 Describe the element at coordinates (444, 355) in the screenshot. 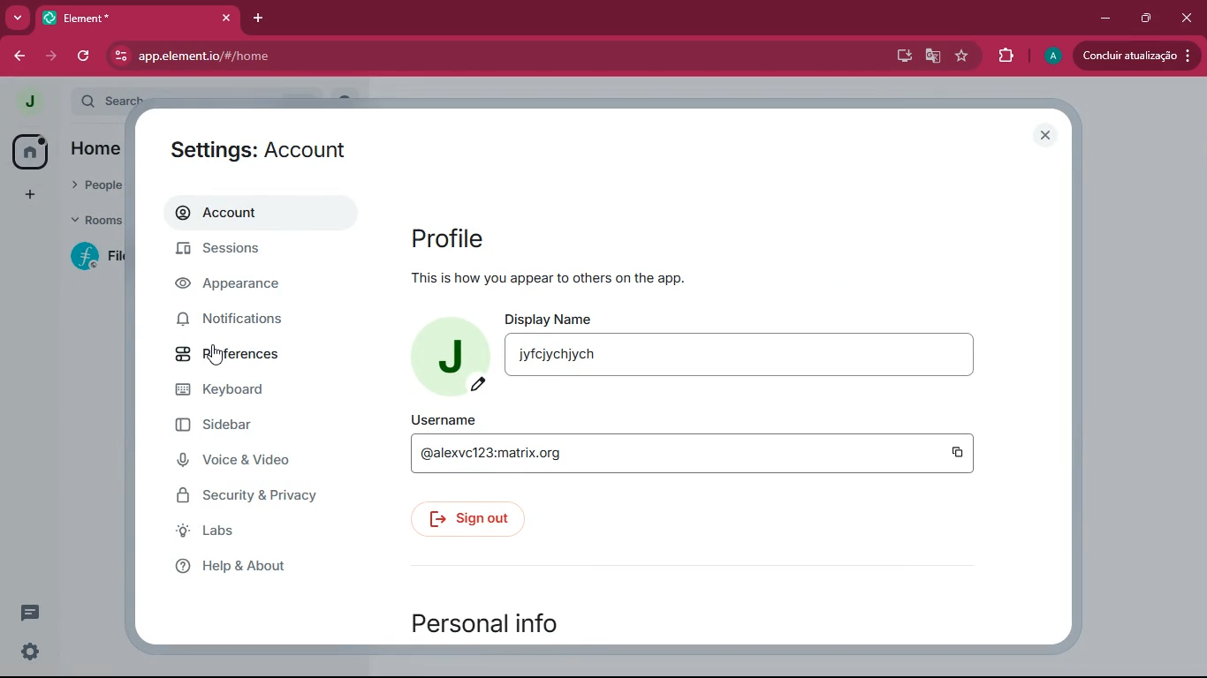

I see `profile picture` at that location.